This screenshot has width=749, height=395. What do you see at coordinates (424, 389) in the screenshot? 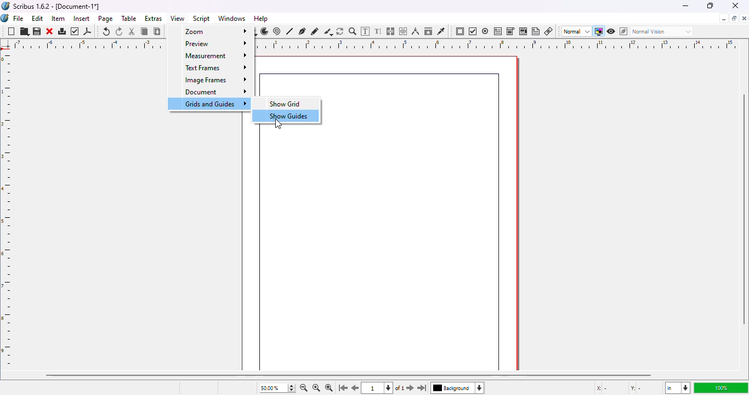
I see `go to the last page` at bounding box center [424, 389].